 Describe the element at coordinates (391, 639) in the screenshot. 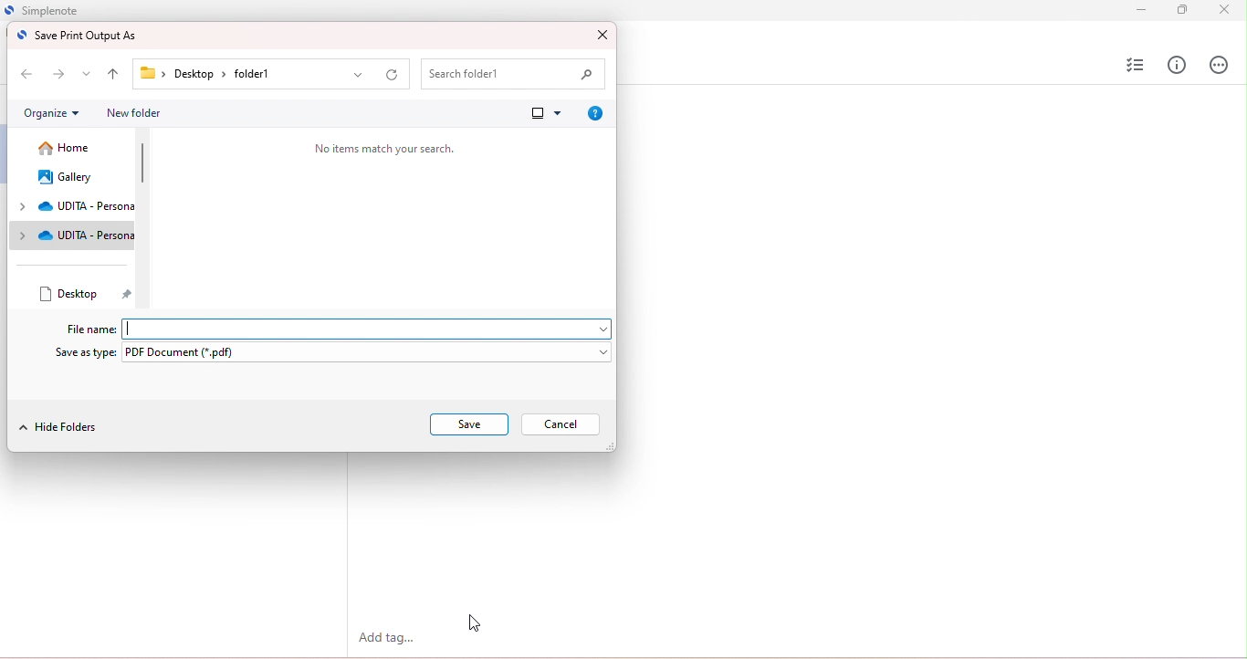

I see `add tag` at that location.